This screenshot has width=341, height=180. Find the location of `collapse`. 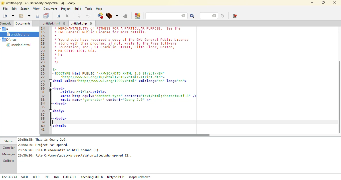

collapse is located at coordinates (52, 111).